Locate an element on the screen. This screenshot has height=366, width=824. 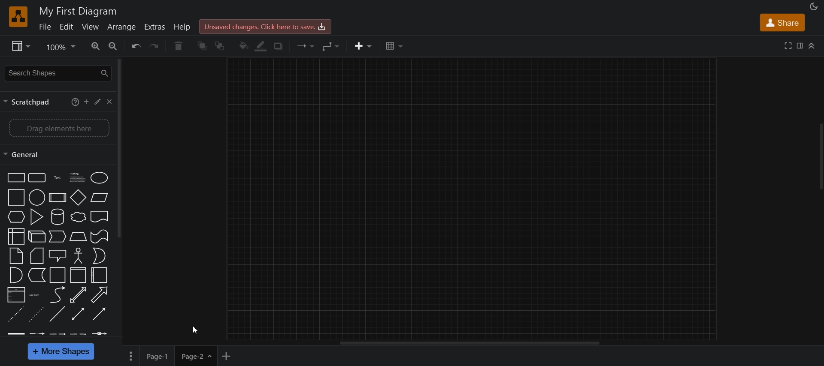
fullscreen is located at coordinates (787, 47).